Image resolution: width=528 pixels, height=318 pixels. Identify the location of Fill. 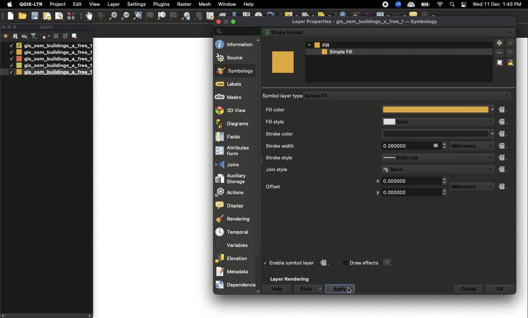
(399, 45).